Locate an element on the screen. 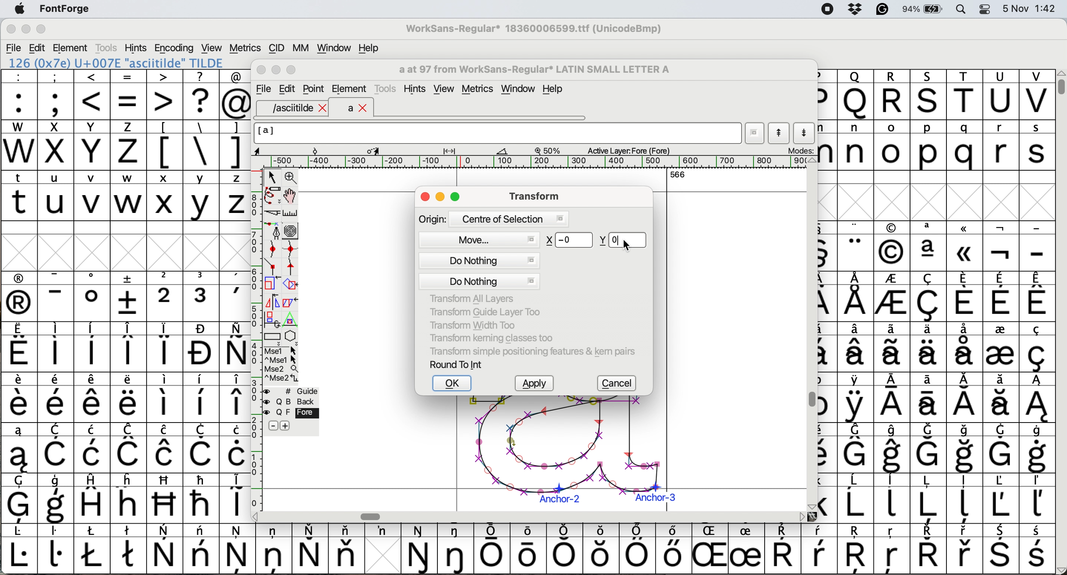 Image resolution: width=1067 pixels, height=575 pixels.  is located at coordinates (891, 246).